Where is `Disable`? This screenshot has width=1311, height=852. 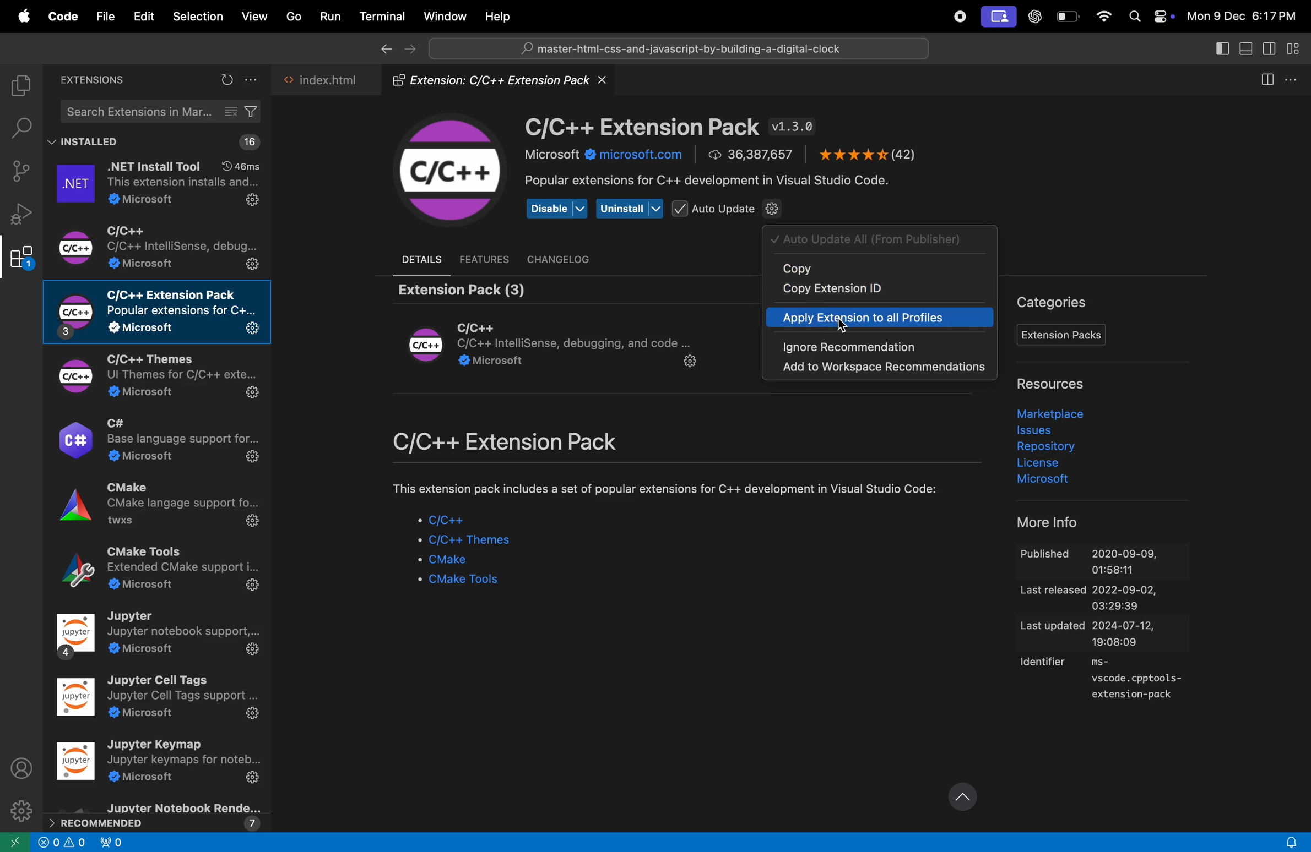 Disable is located at coordinates (557, 210).